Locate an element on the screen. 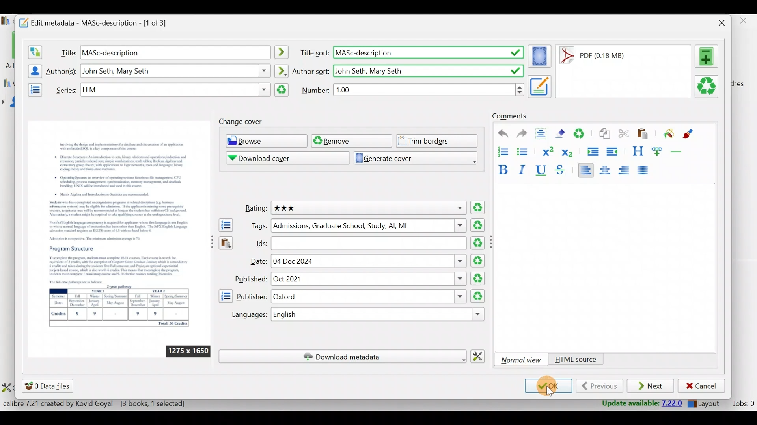 Image resolution: width=757 pixels, height=425 pixels.  is located at coordinates (283, 52).